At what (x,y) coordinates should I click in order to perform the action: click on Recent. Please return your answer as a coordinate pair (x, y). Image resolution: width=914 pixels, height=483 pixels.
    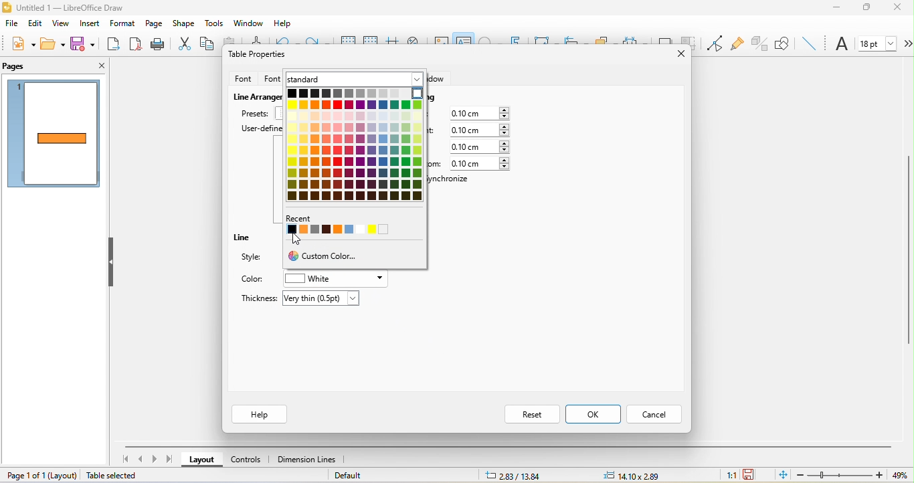
    Looking at the image, I should click on (298, 218).